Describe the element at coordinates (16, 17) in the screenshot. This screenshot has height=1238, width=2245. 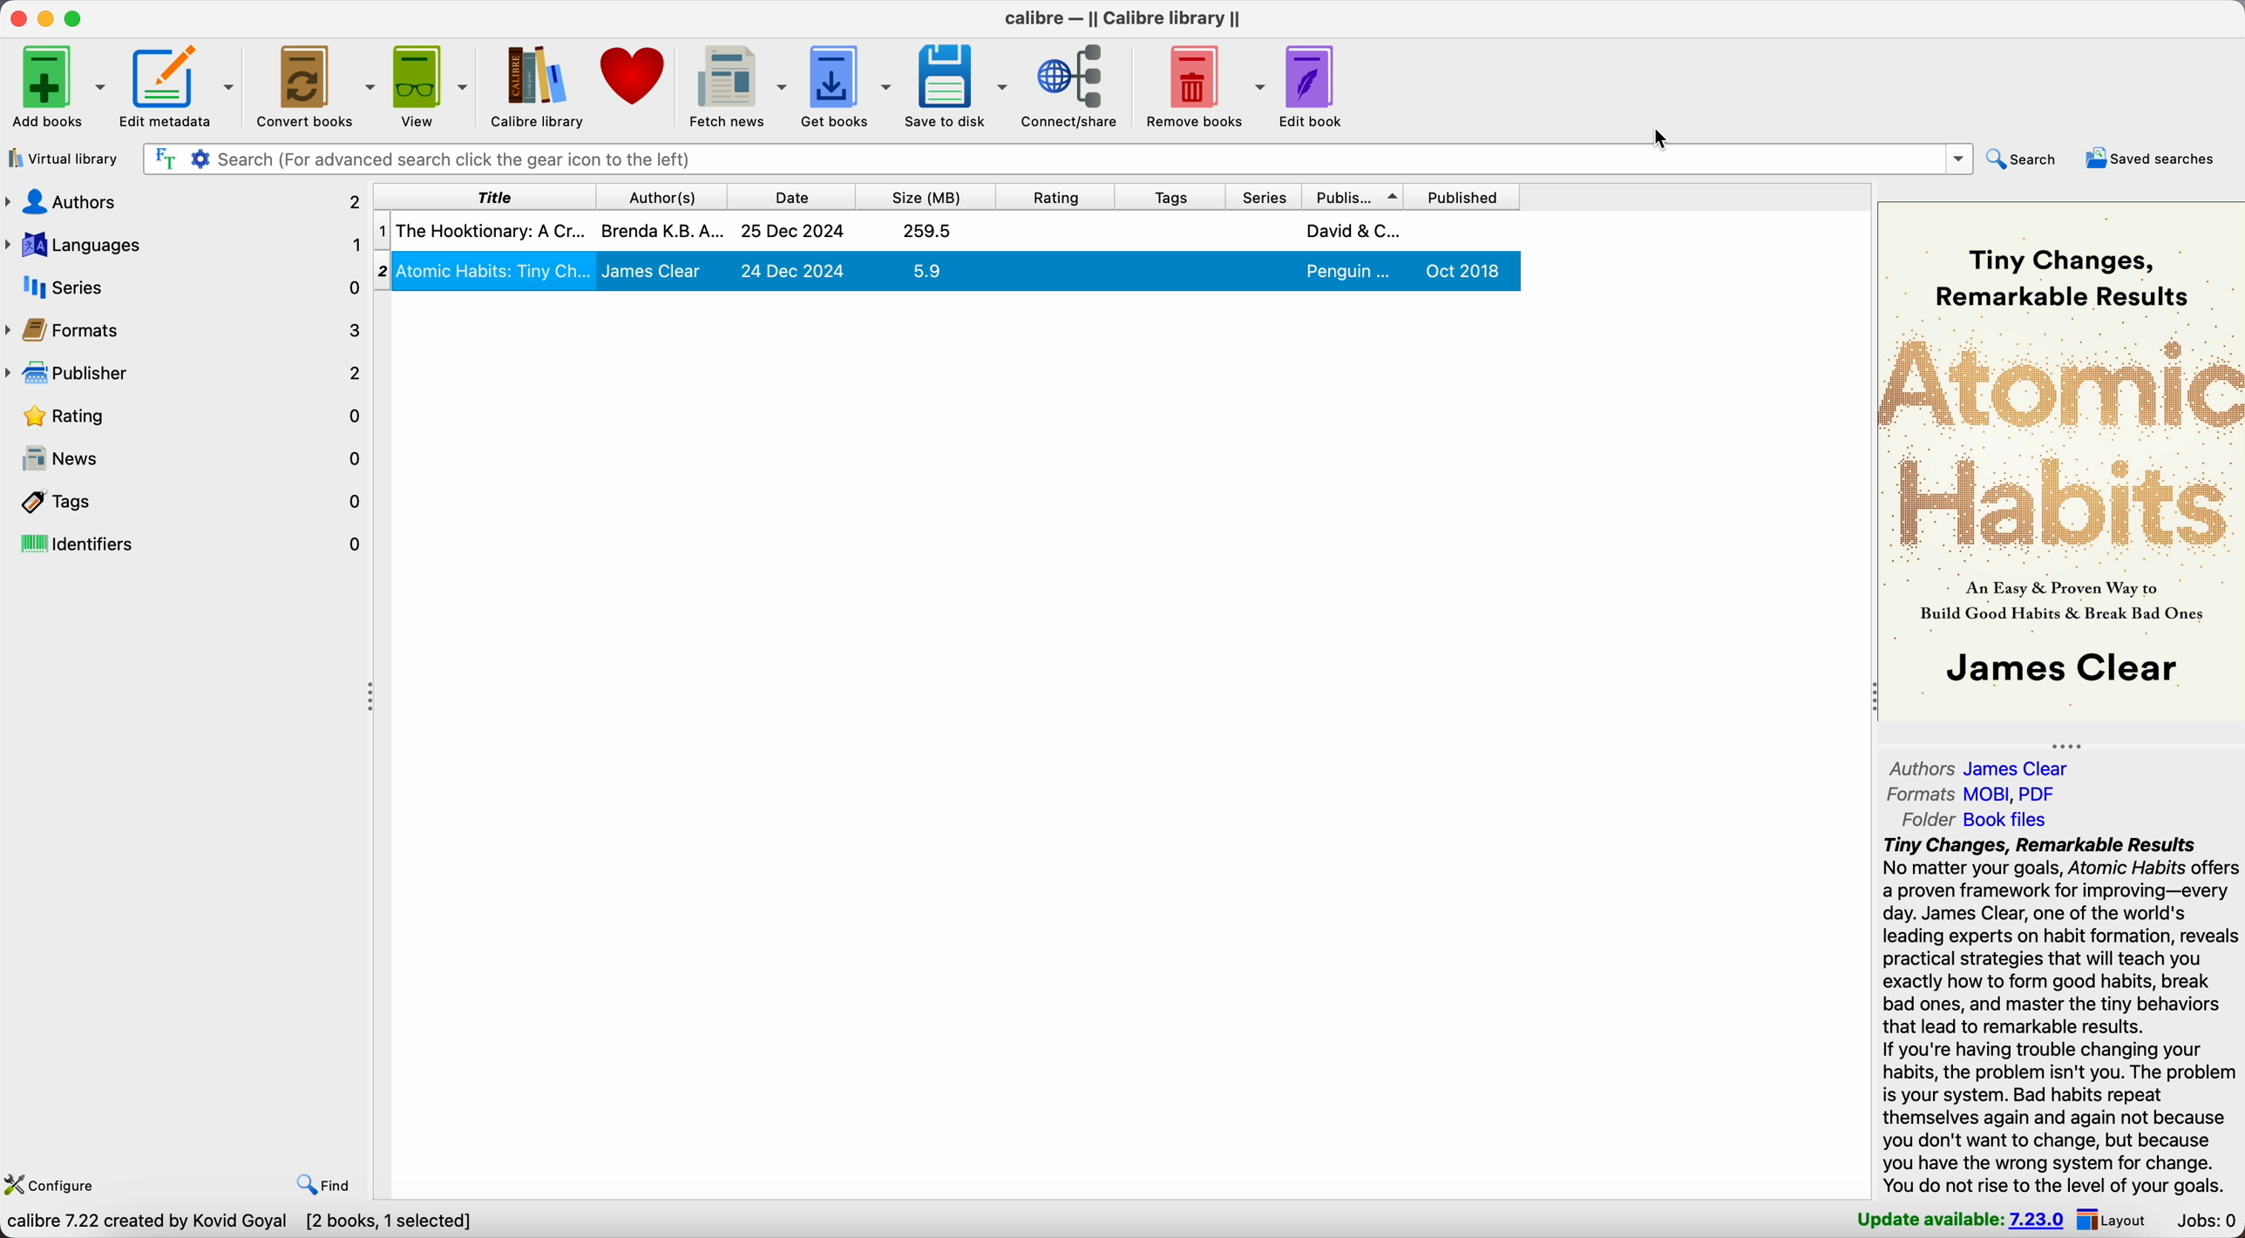
I see `close Calibre` at that location.